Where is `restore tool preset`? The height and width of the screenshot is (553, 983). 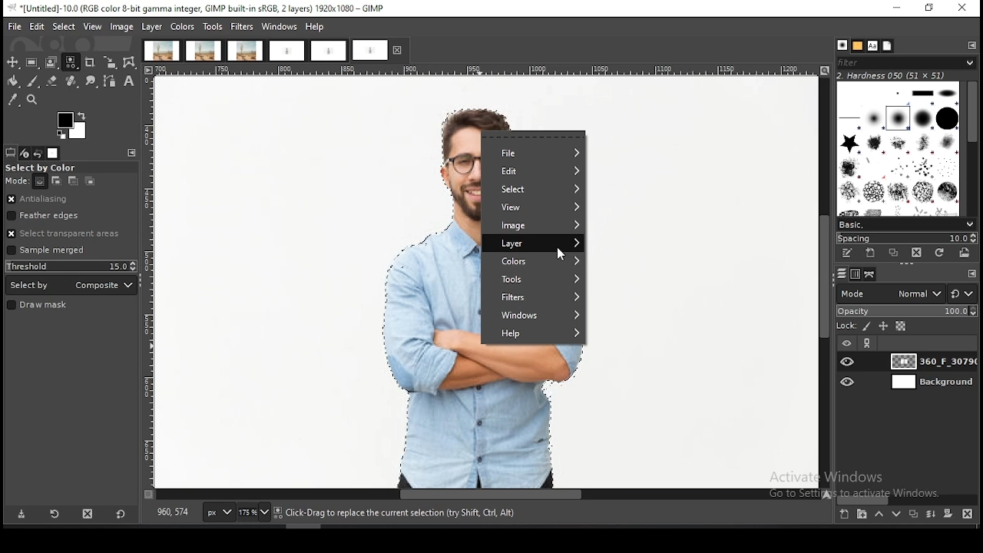 restore tool preset is located at coordinates (56, 513).